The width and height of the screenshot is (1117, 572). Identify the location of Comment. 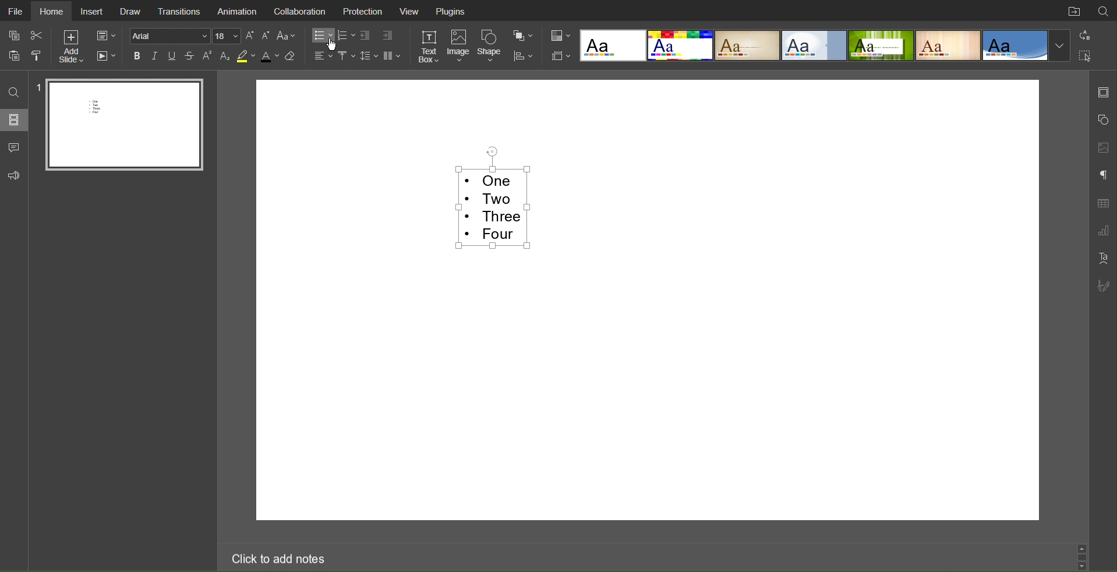
(15, 147).